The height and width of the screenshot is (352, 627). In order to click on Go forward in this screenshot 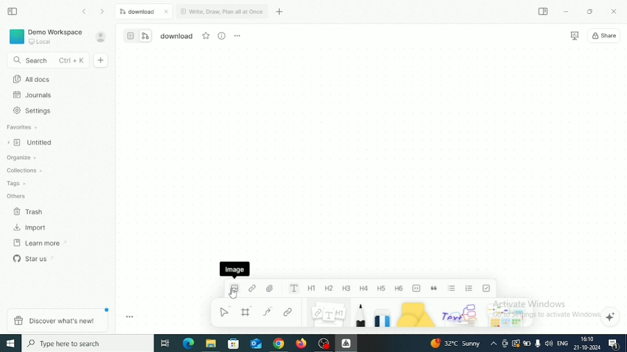, I will do `click(103, 12)`.